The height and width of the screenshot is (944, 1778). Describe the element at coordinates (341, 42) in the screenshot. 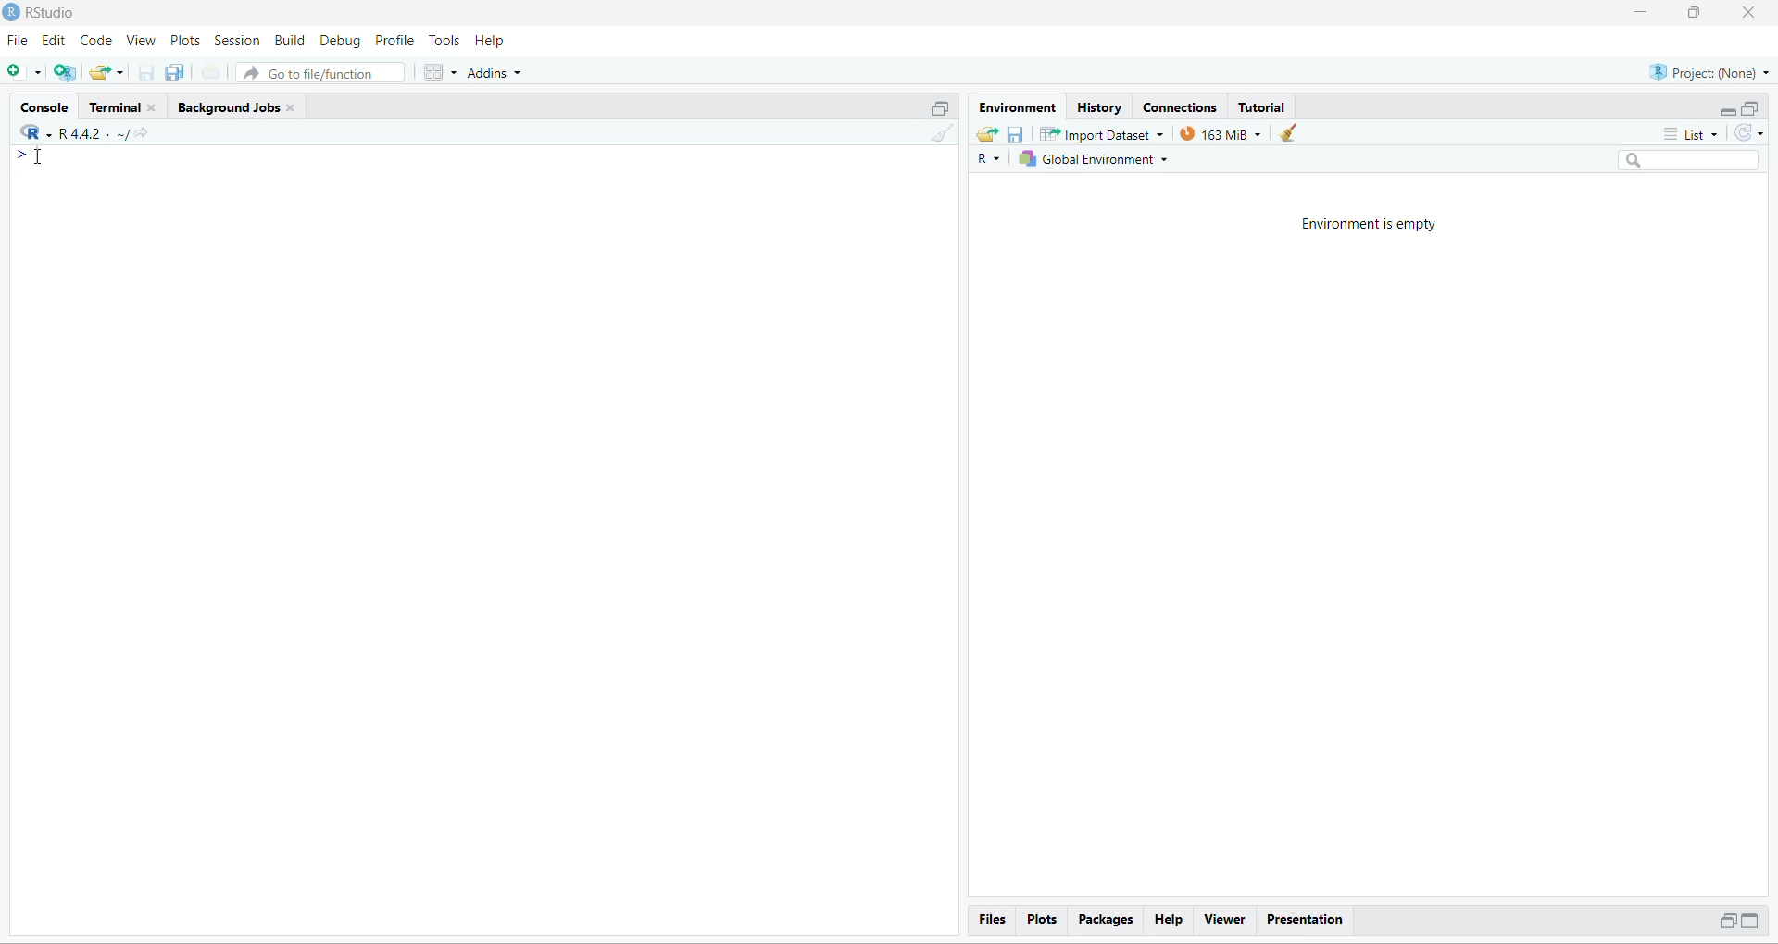

I see `Debug` at that location.